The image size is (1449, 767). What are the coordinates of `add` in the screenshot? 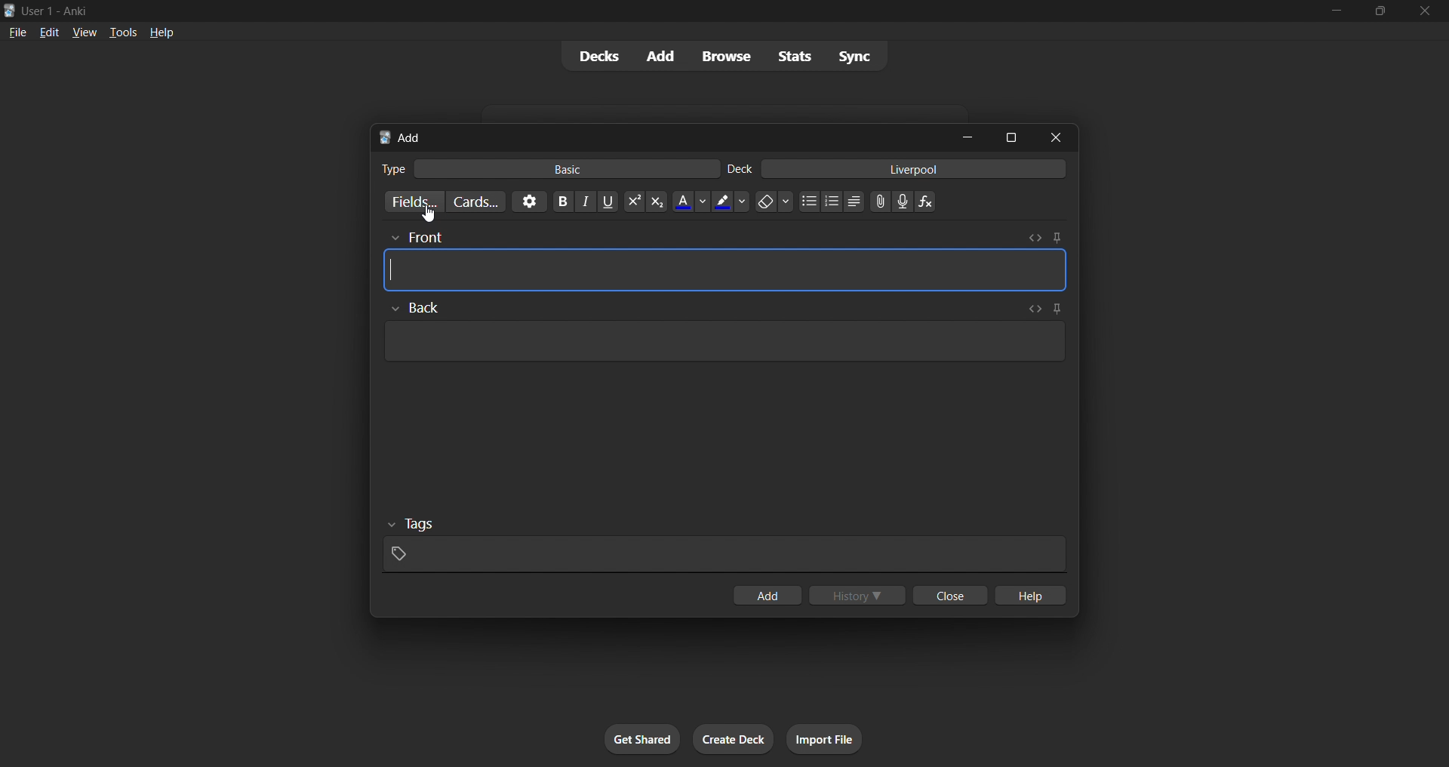 It's located at (662, 57).